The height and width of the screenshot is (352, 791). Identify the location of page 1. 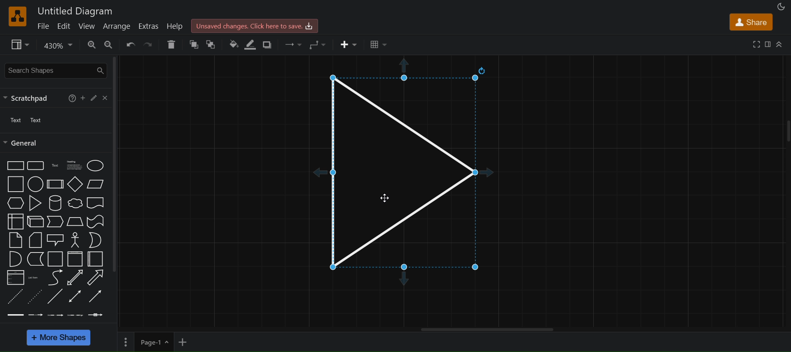
(157, 341).